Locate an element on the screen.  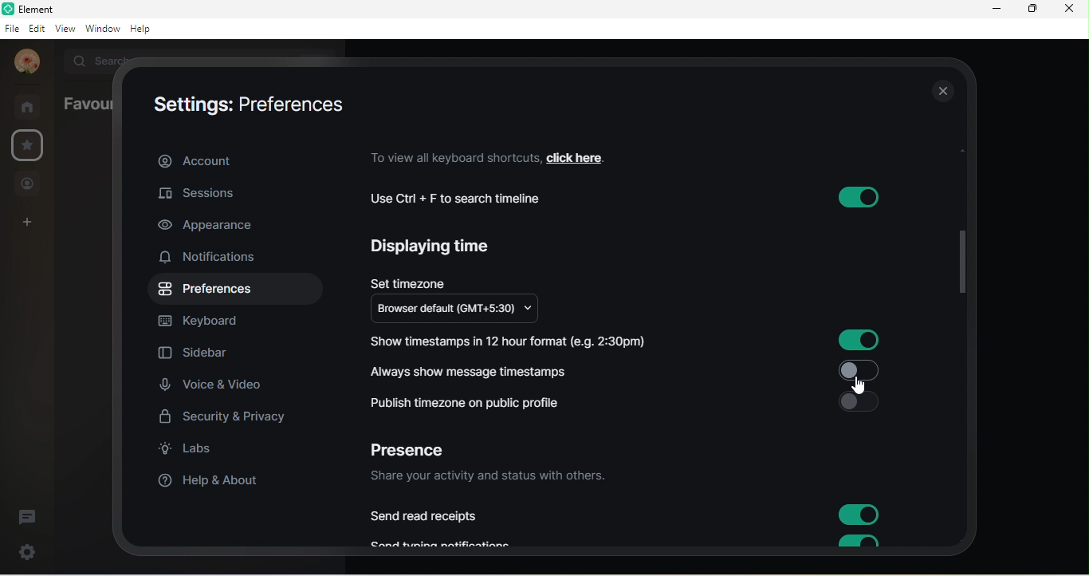
button is located at coordinates (859, 515).